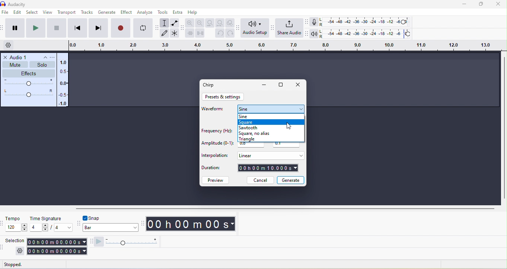  Describe the element at coordinates (3, 247) in the screenshot. I see `audacity selection toolbar` at that location.